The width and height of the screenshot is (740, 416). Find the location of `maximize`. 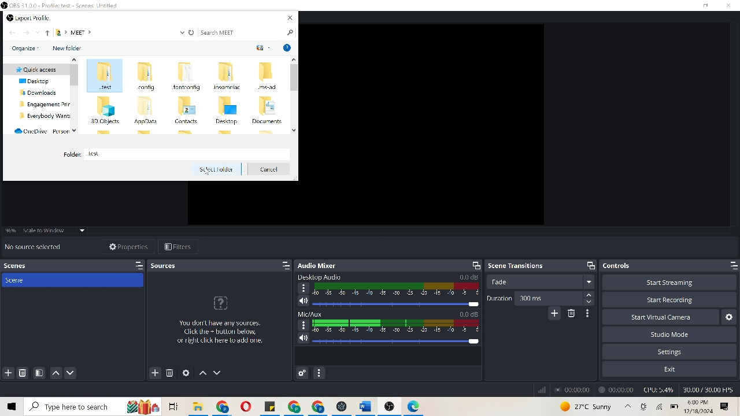

maximize is located at coordinates (590, 265).